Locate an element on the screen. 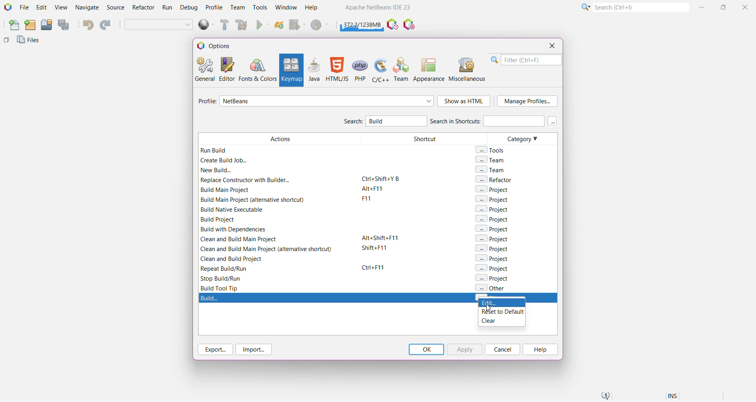  PHP is located at coordinates (361, 69).